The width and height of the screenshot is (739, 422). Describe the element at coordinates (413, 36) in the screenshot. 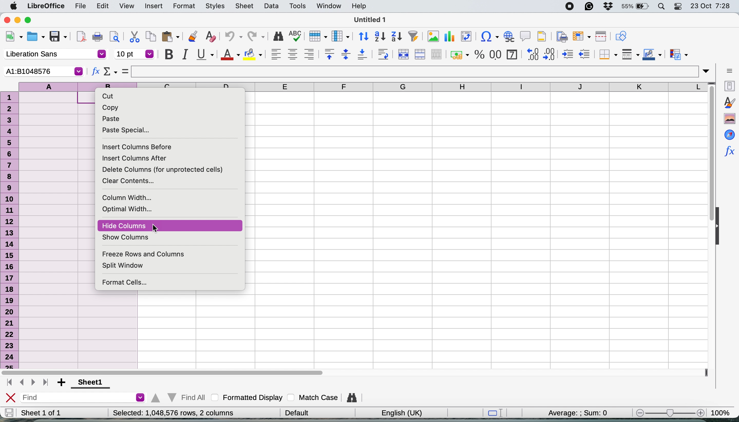

I see `autofilter` at that location.